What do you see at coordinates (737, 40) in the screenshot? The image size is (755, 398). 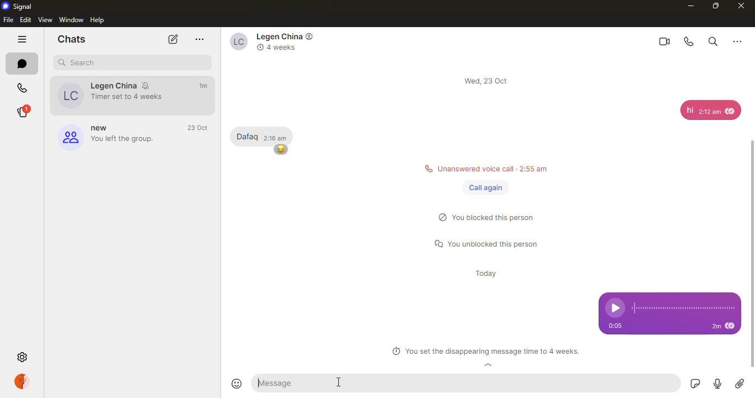 I see `more` at bounding box center [737, 40].